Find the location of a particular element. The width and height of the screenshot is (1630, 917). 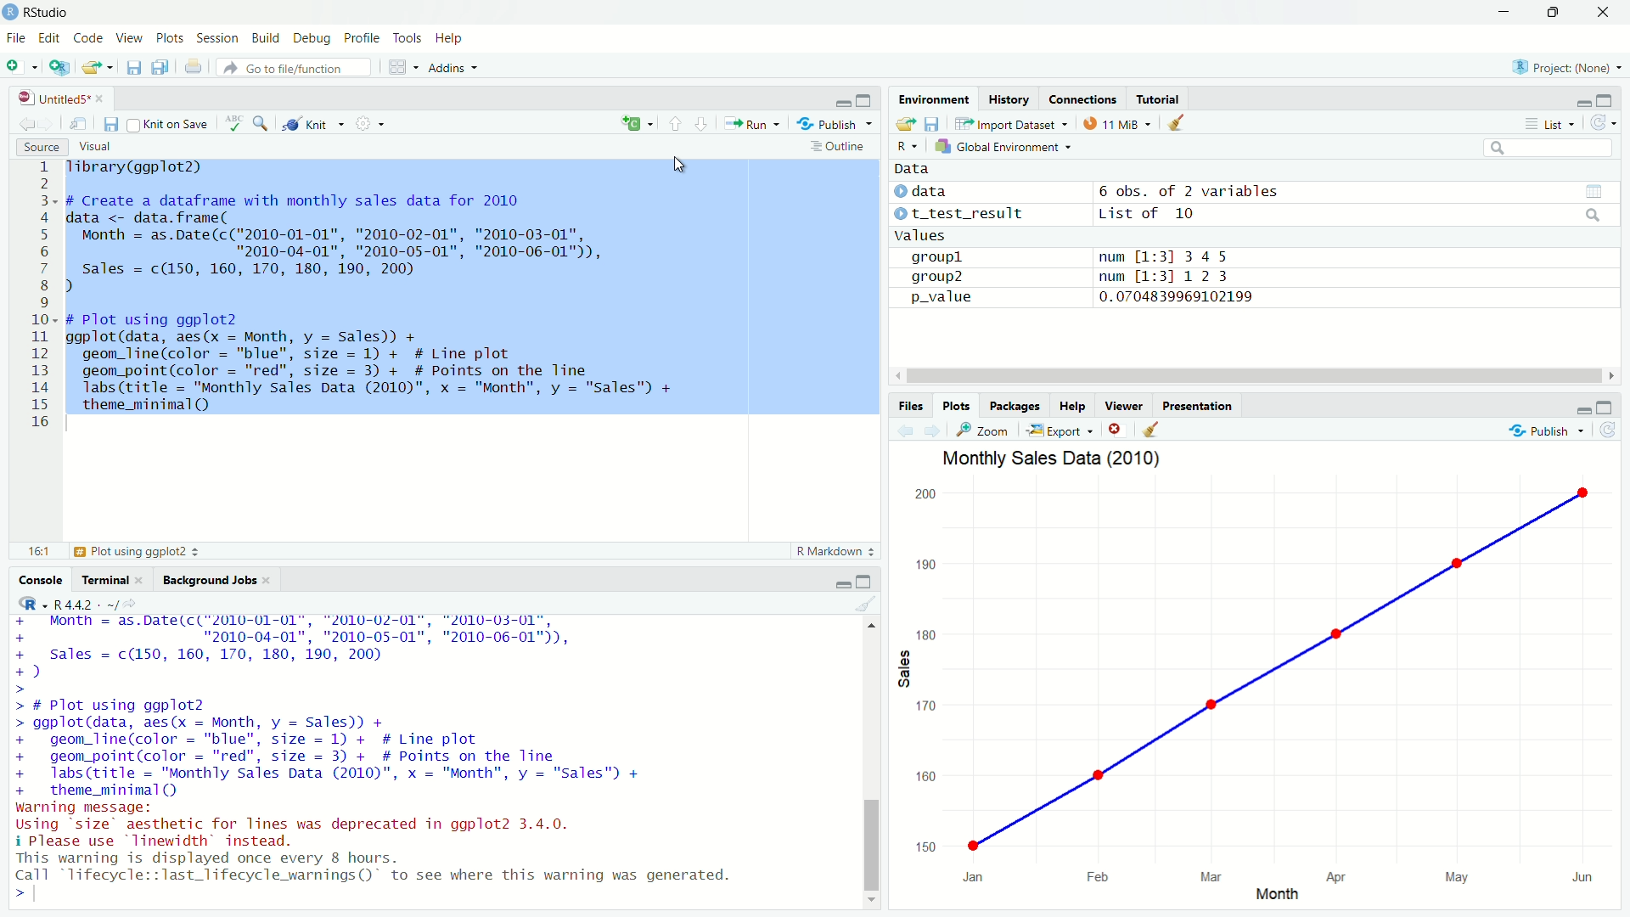

KIS. CT IEREELITT. FRpeEL BYR. Sy Shee TeeLie Ss
Type 'contributors()' for more information and

"citation()' on how to cite R or R packages in publications.

Type 'demo()' for some demos, 'help()' for on-Tine help, or

"help.start()' for an HTML browser interface to help.

Type 'q()' to quit R.

> groupl <- c(3, 4, 5)

> group? <- c, 2, 3)

>

> t_test_result <- t.test(groupl, group2, var.equal = TRUE) # Assuming equal variances
>

> p_value <- t_test_resultSp.value

> p_value

11 0.070484 is located at coordinates (397, 748).